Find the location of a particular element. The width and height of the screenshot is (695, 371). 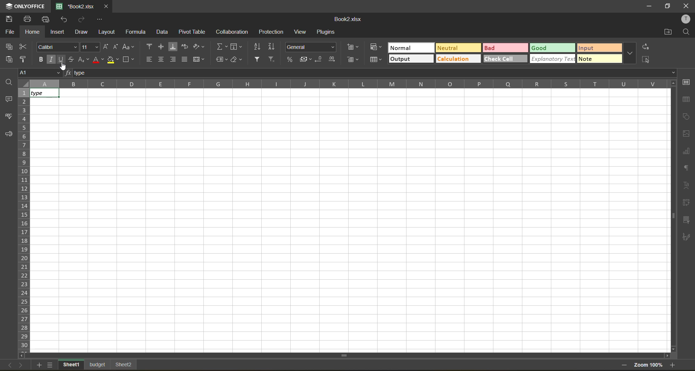

customize quick access toolbar is located at coordinates (101, 19).